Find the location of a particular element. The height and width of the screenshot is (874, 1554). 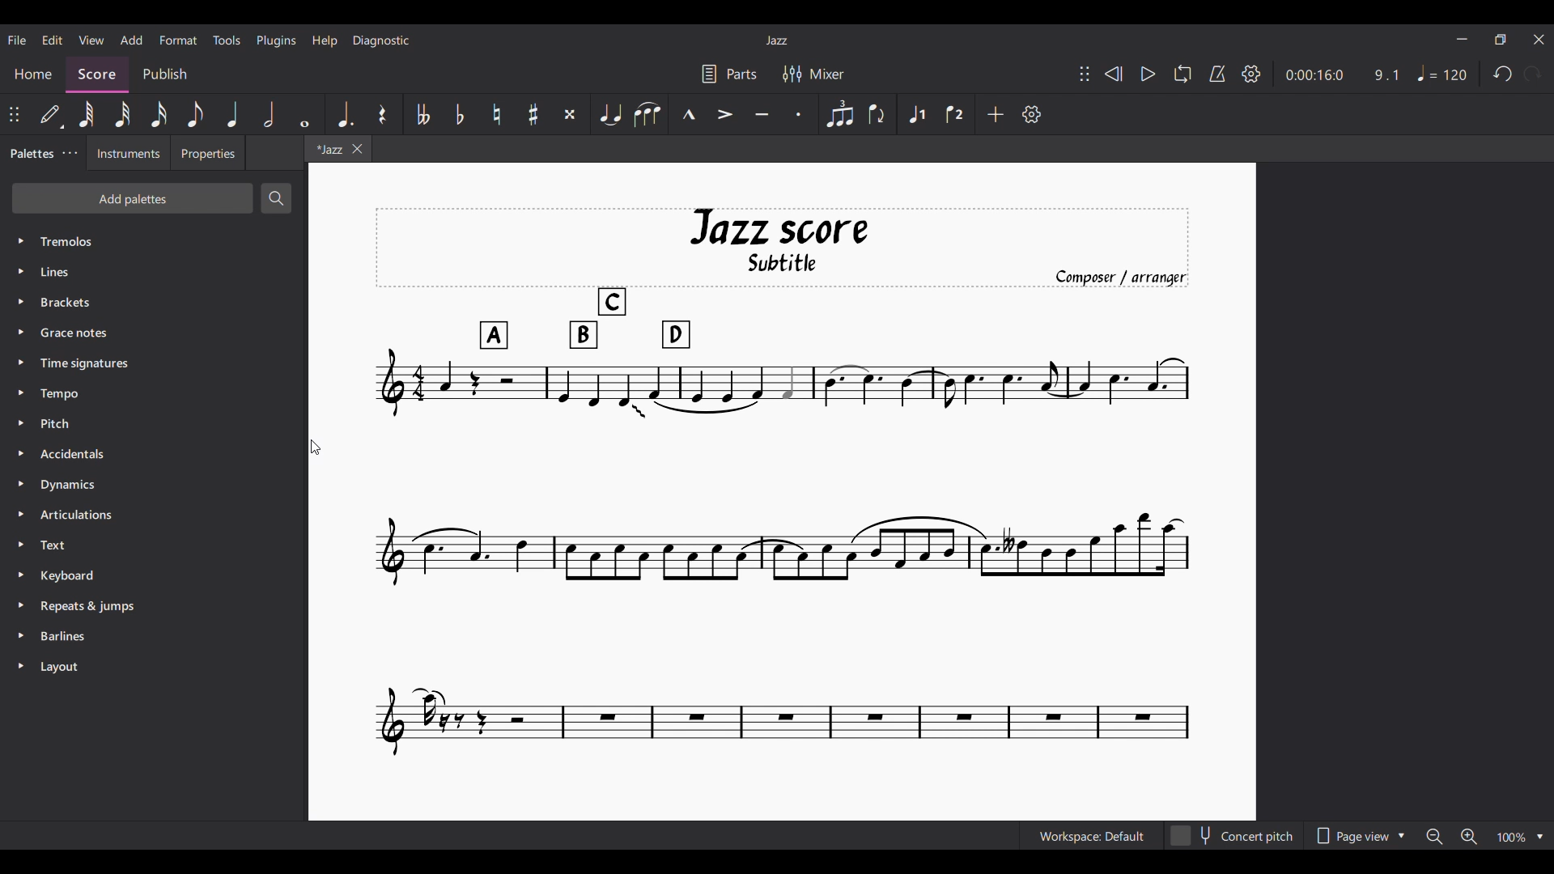

Edit menu is located at coordinates (53, 40).